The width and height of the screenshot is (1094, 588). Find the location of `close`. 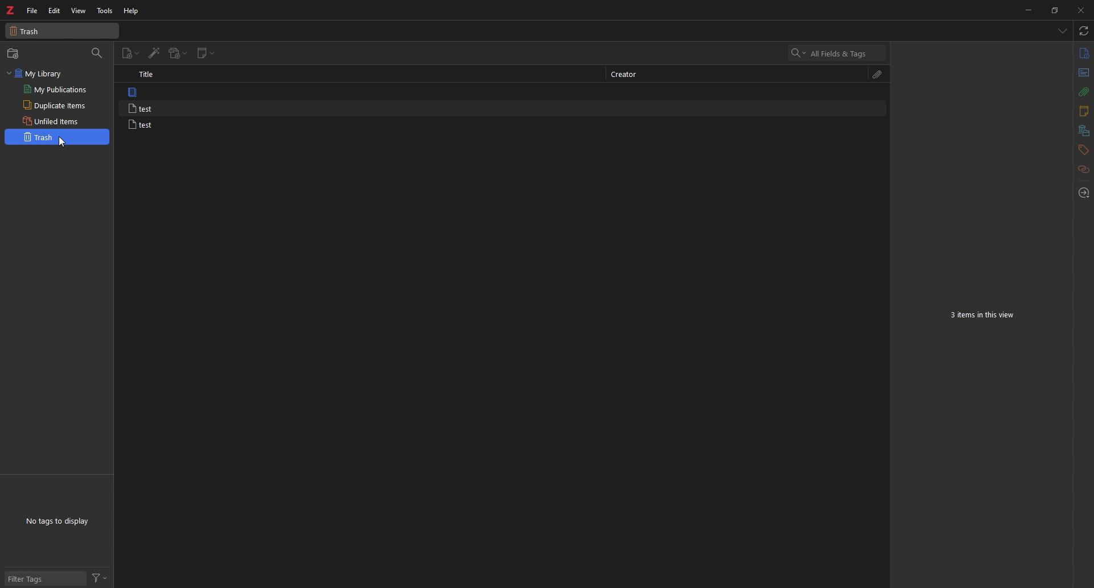

close is located at coordinates (1080, 10).